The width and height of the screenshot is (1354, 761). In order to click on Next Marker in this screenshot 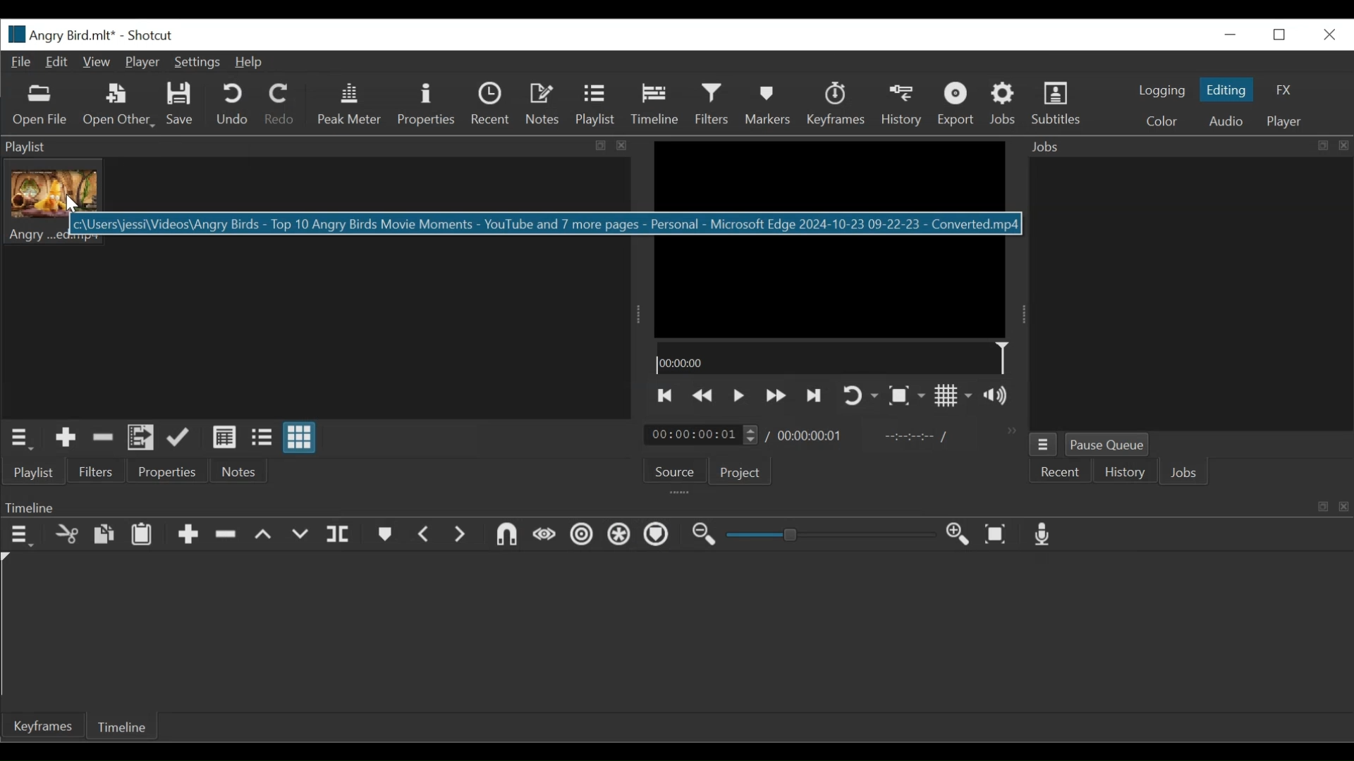, I will do `click(460, 536)`.